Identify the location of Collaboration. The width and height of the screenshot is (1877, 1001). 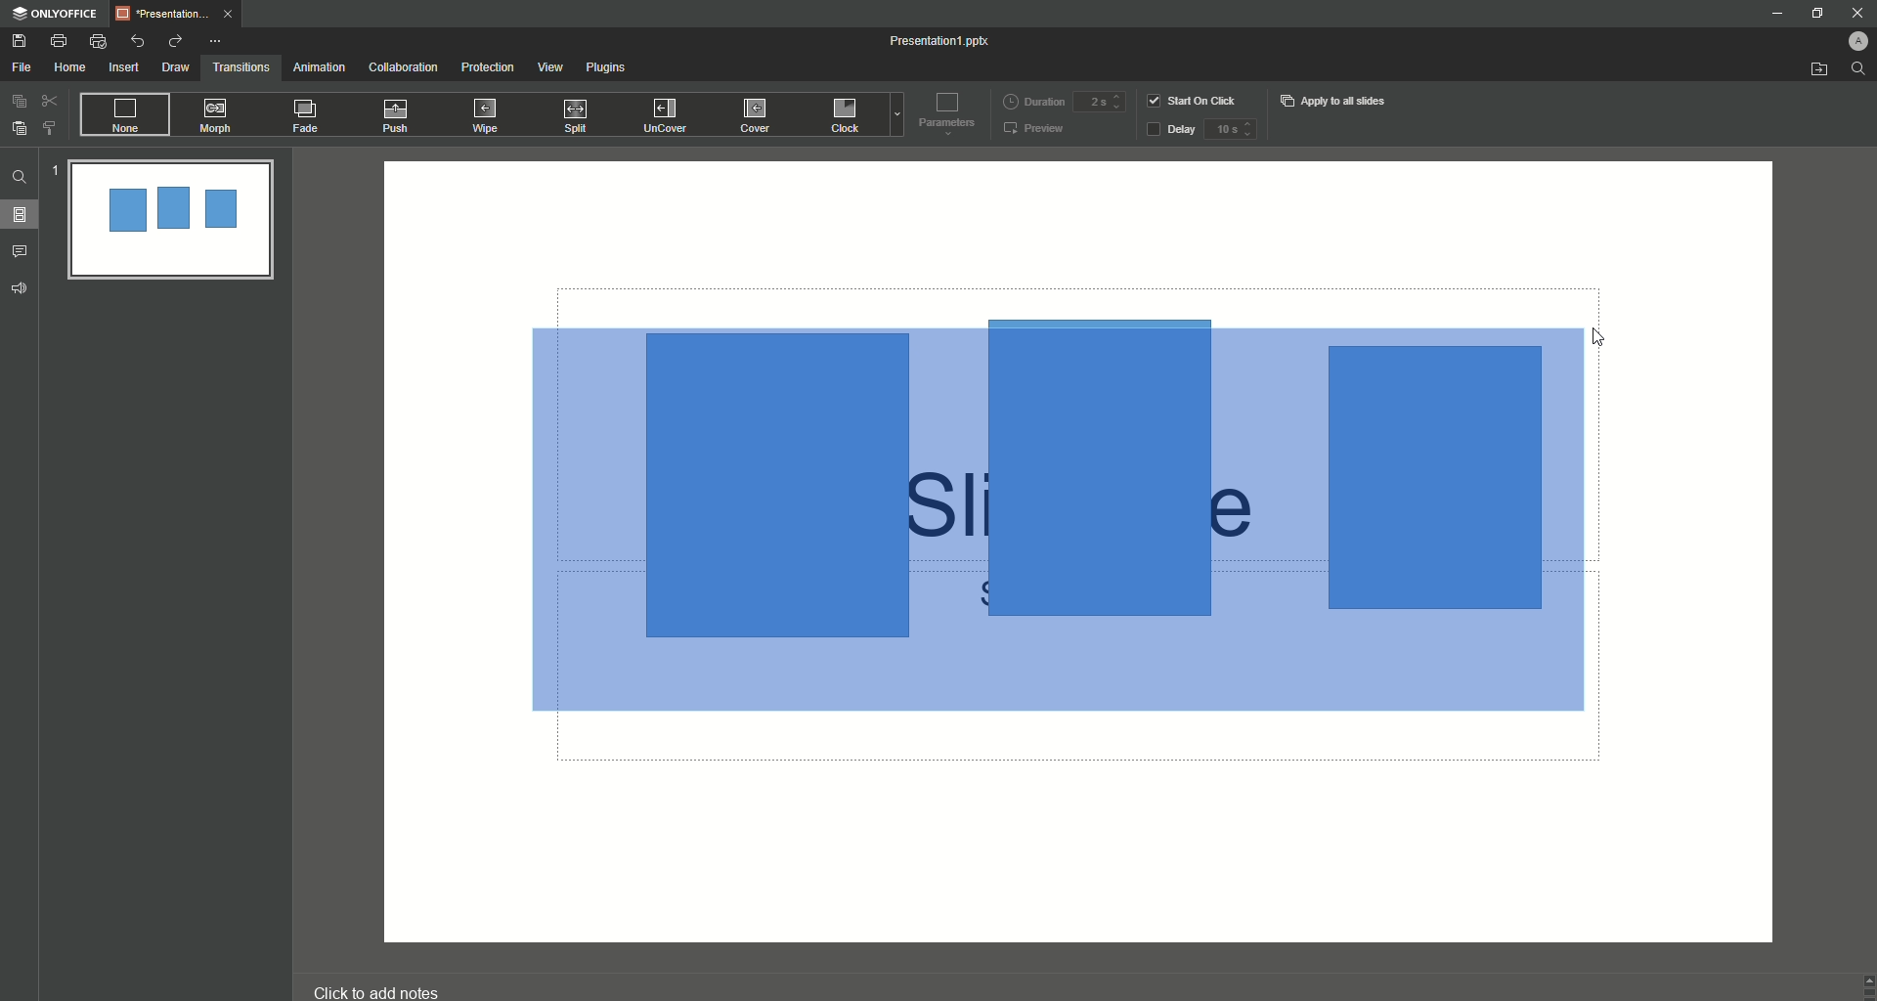
(404, 68).